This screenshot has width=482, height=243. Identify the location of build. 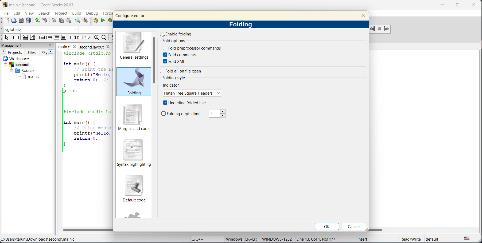
(96, 21).